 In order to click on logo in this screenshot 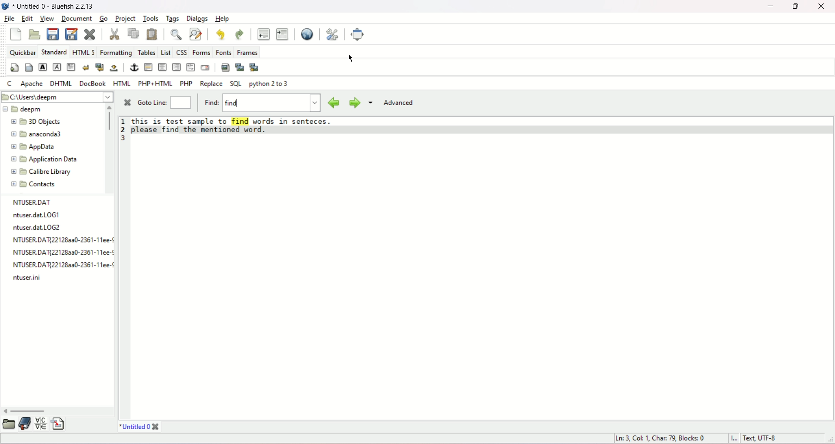, I will do `click(5, 6)`.